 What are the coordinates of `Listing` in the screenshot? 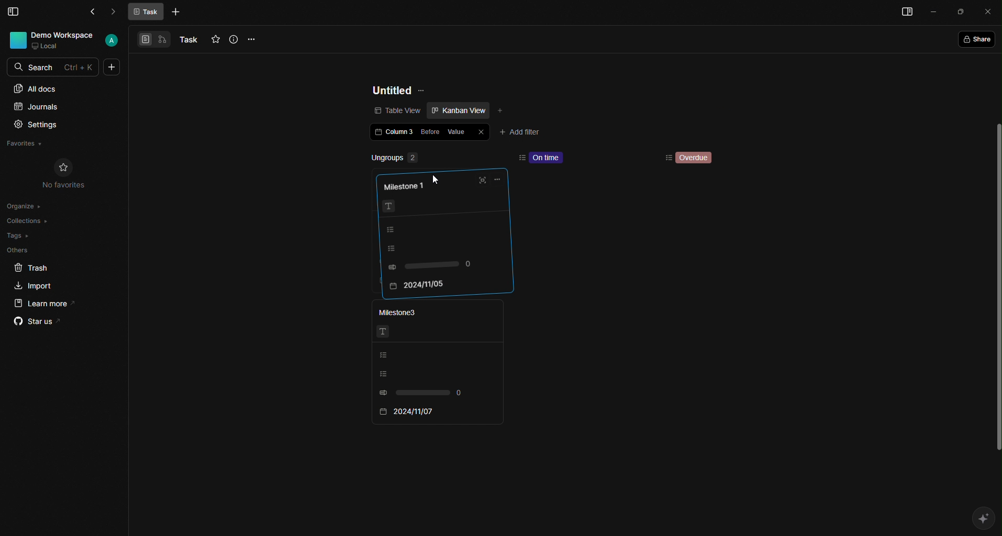 It's located at (414, 374).